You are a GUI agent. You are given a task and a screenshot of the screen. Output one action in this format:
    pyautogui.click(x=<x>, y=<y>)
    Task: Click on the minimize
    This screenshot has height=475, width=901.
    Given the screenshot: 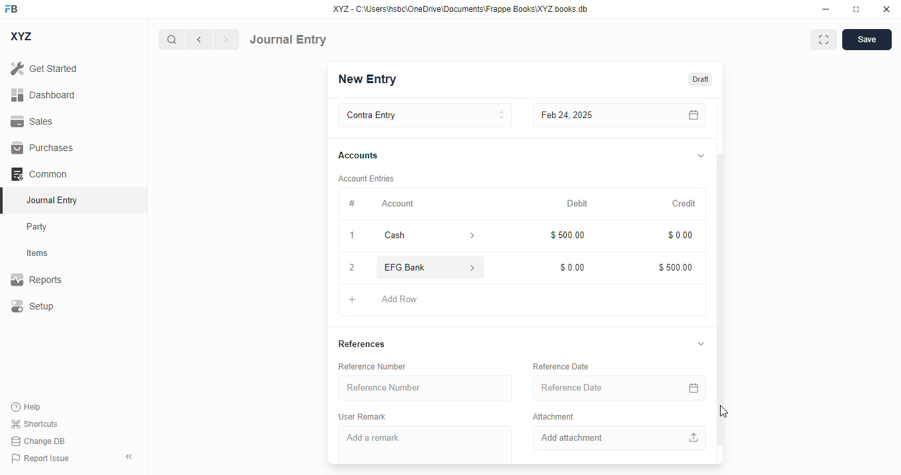 What is the action you would take?
    pyautogui.click(x=826, y=9)
    